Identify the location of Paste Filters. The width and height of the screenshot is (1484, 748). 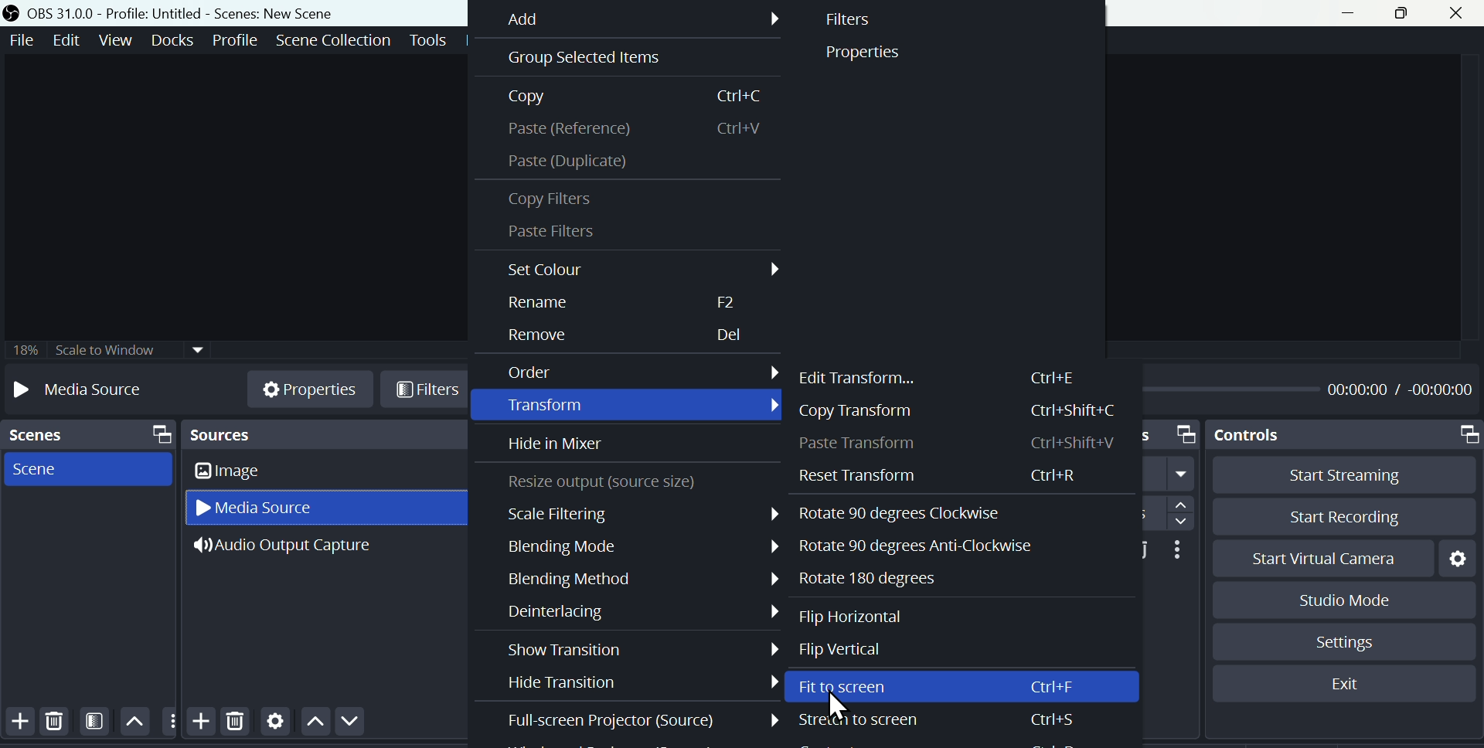
(563, 231).